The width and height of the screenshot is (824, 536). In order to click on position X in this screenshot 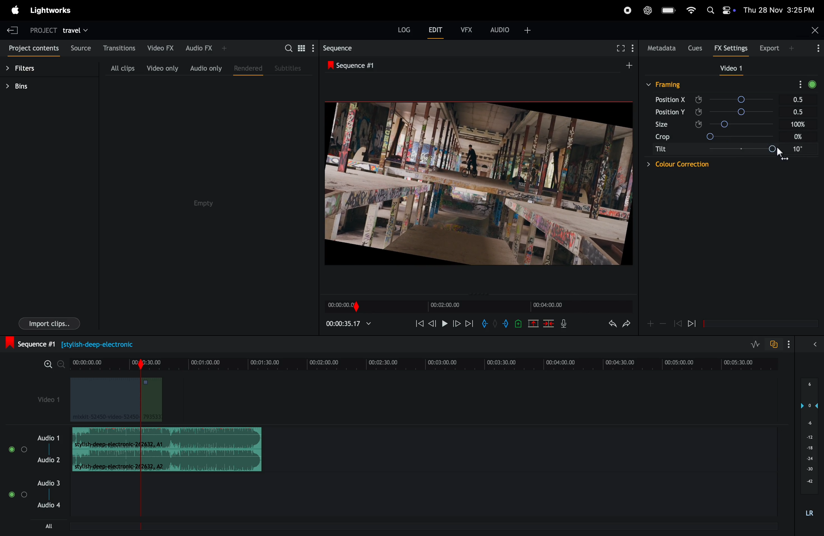, I will do `click(673, 101)`.